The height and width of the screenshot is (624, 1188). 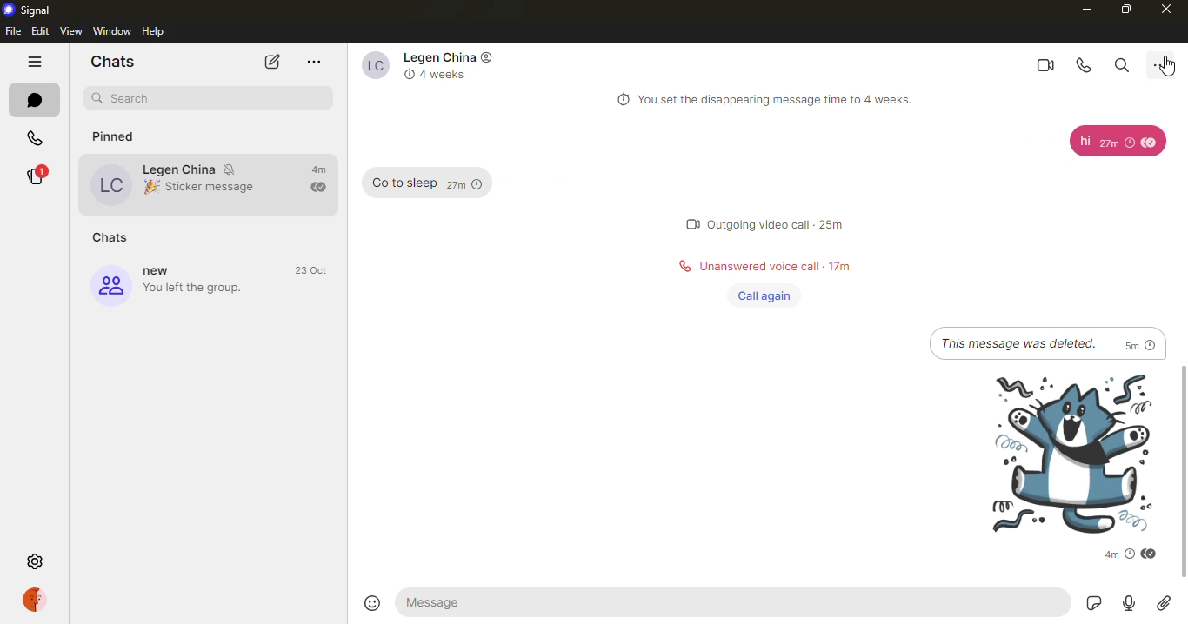 I want to click on chats, so click(x=114, y=236).